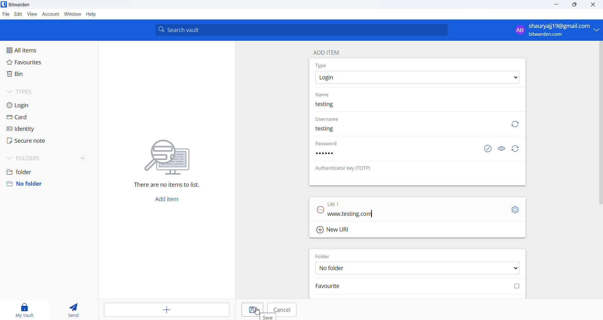  I want to click on close, so click(592, 4).